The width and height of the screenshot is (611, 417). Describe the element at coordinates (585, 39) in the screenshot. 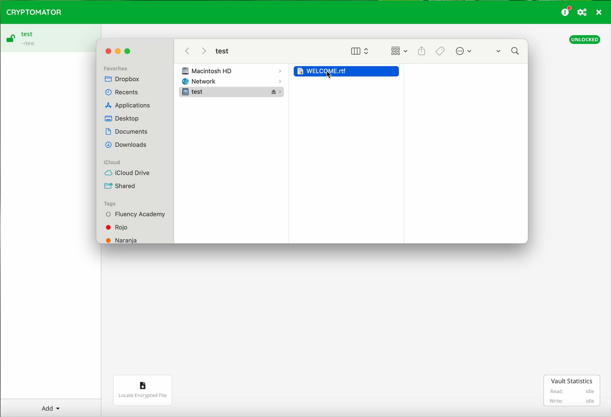

I see `unlocked` at that location.